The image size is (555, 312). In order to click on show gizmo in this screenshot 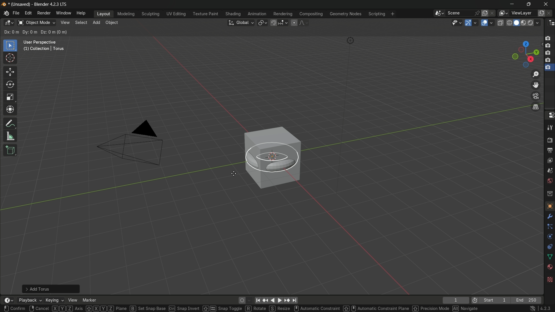, I will do `click(468, 23)`.